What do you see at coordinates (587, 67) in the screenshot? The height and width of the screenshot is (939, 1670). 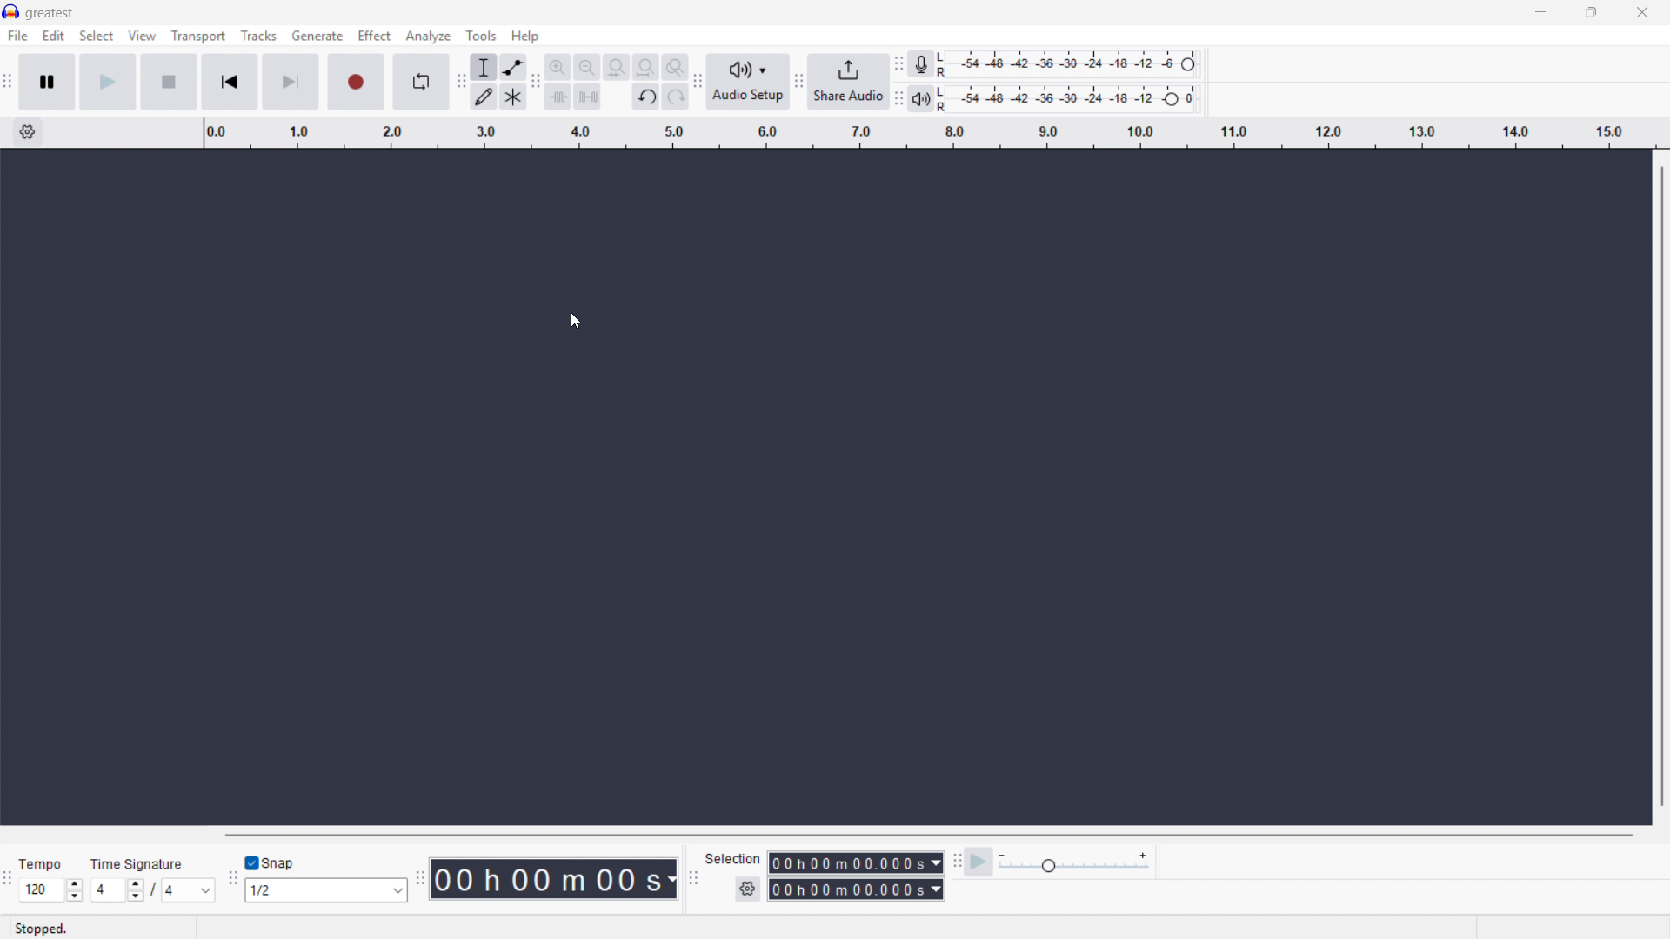 I see `Zoom out ` at bounding box center [587, 67].